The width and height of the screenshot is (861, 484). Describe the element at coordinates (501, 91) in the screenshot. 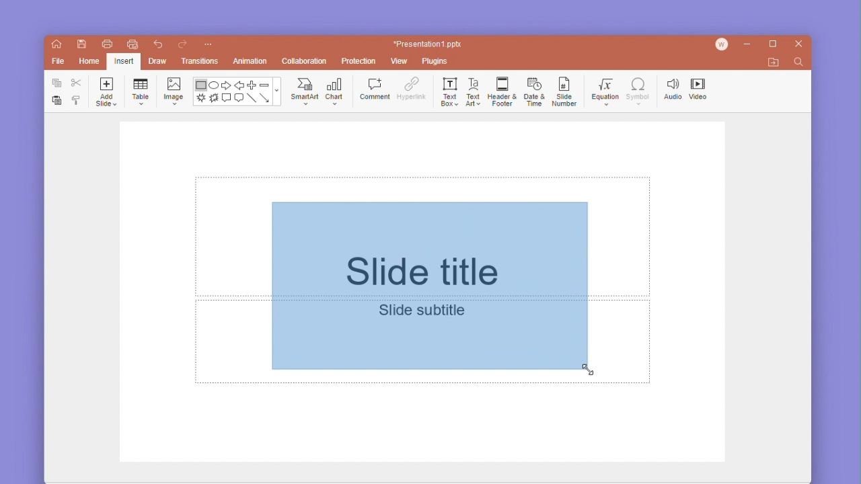

I see `header & footer` at that location.